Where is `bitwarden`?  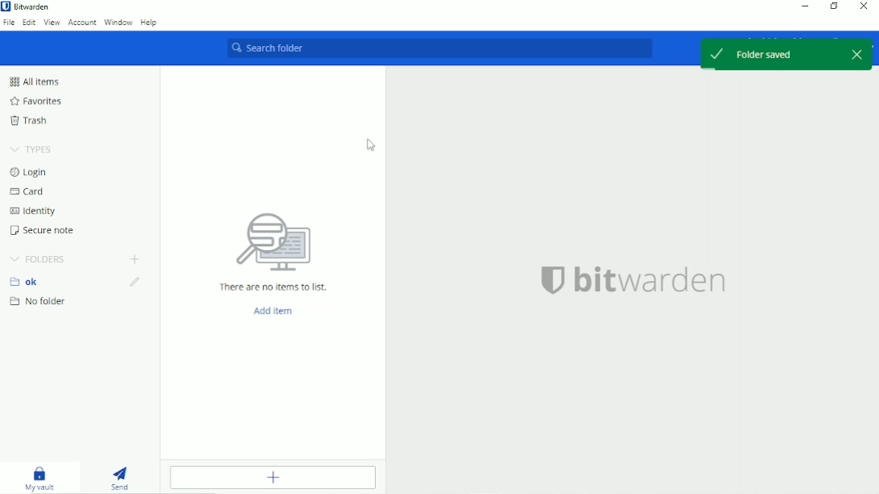 bitwarden is located at coordinates (651, 280).